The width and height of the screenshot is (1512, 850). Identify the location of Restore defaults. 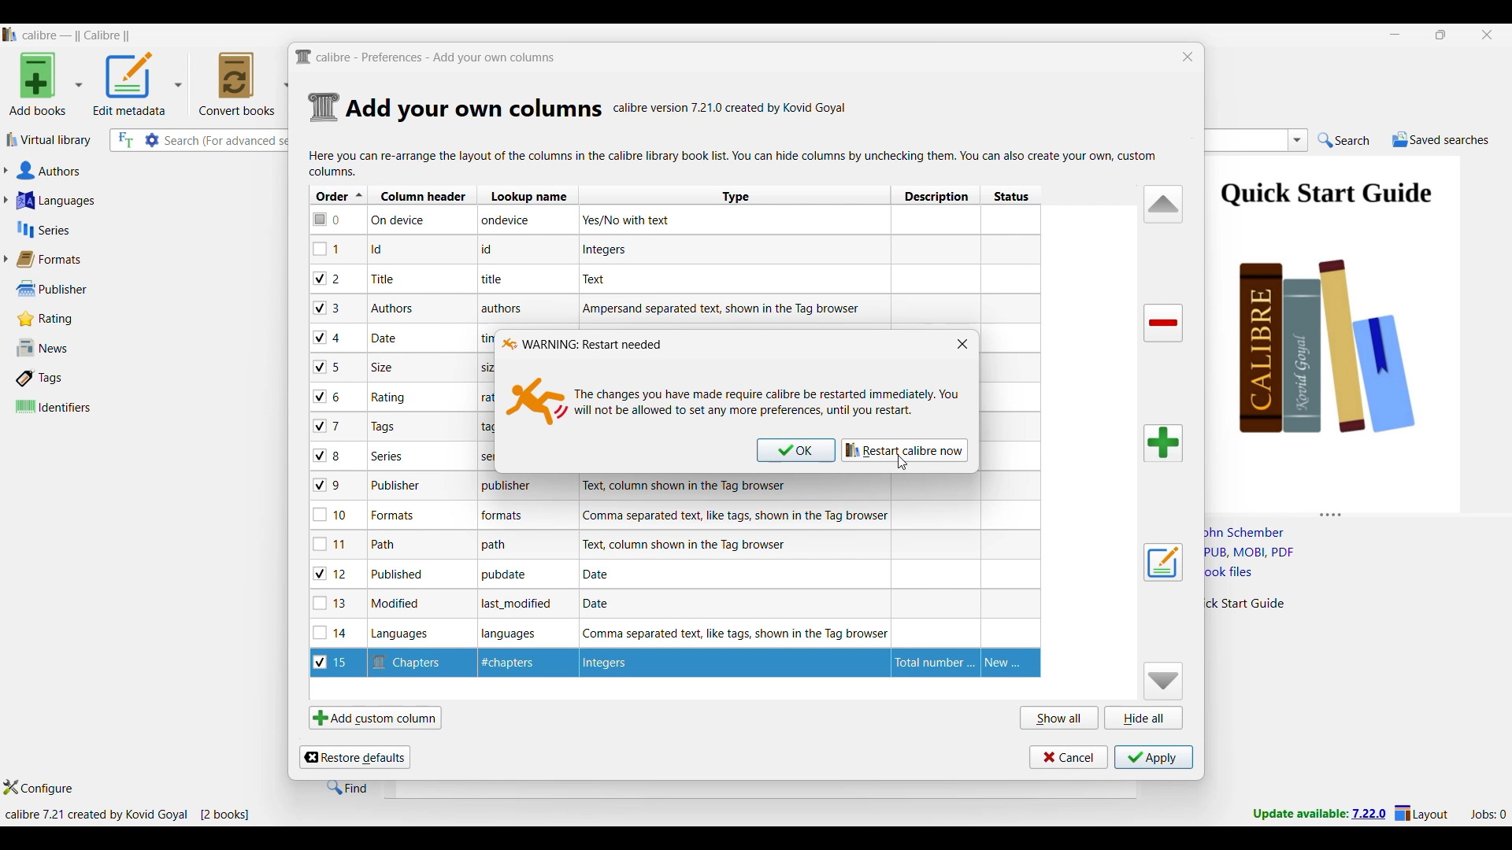
(354, 757).